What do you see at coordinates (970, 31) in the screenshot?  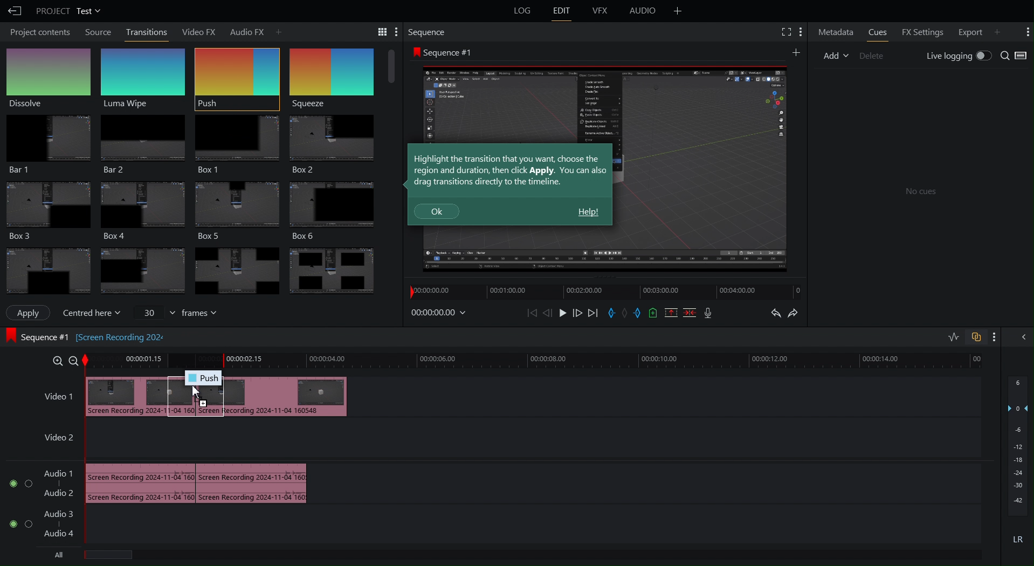 I see `Export` at bounding box center [970, 31].